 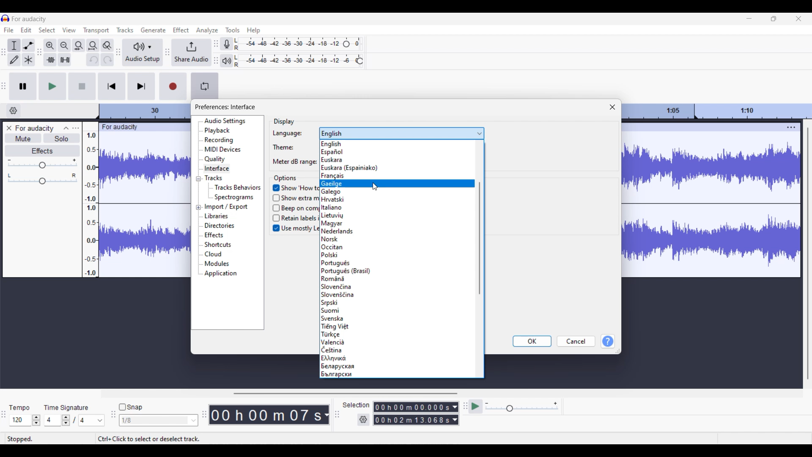 What do you see at coordinates (14, 111) in the screenshot?
I see `Timeline options` at bounding box center [14, 111].